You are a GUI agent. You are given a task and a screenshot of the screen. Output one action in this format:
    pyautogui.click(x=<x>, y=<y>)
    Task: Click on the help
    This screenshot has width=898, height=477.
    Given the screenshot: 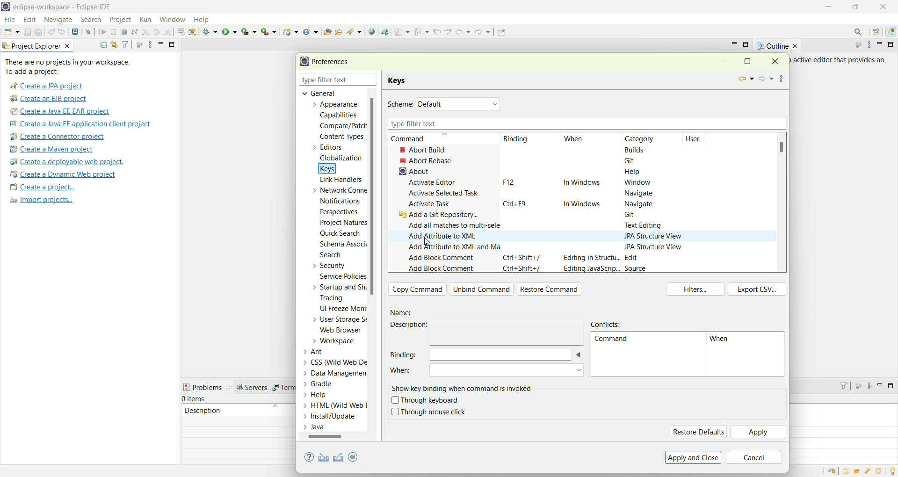 What is the action you would take?
    pyautogui.click(x=633, y=173)
    